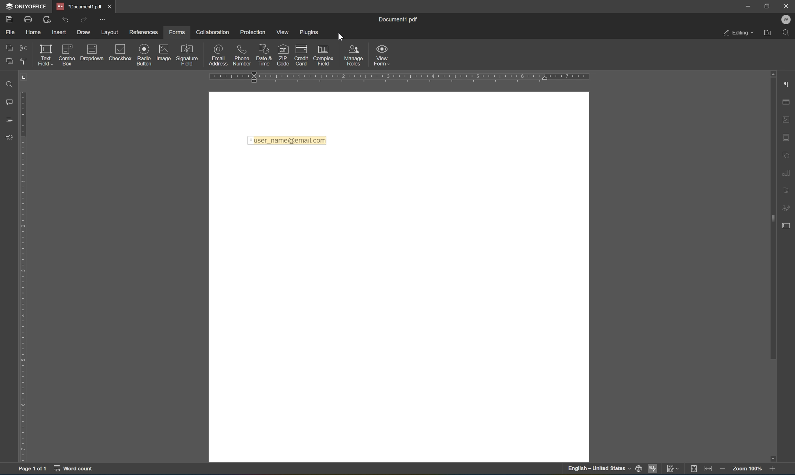 The width and height of the screenshot is (795, 475). I want to click on image settings, so click(788, 118).